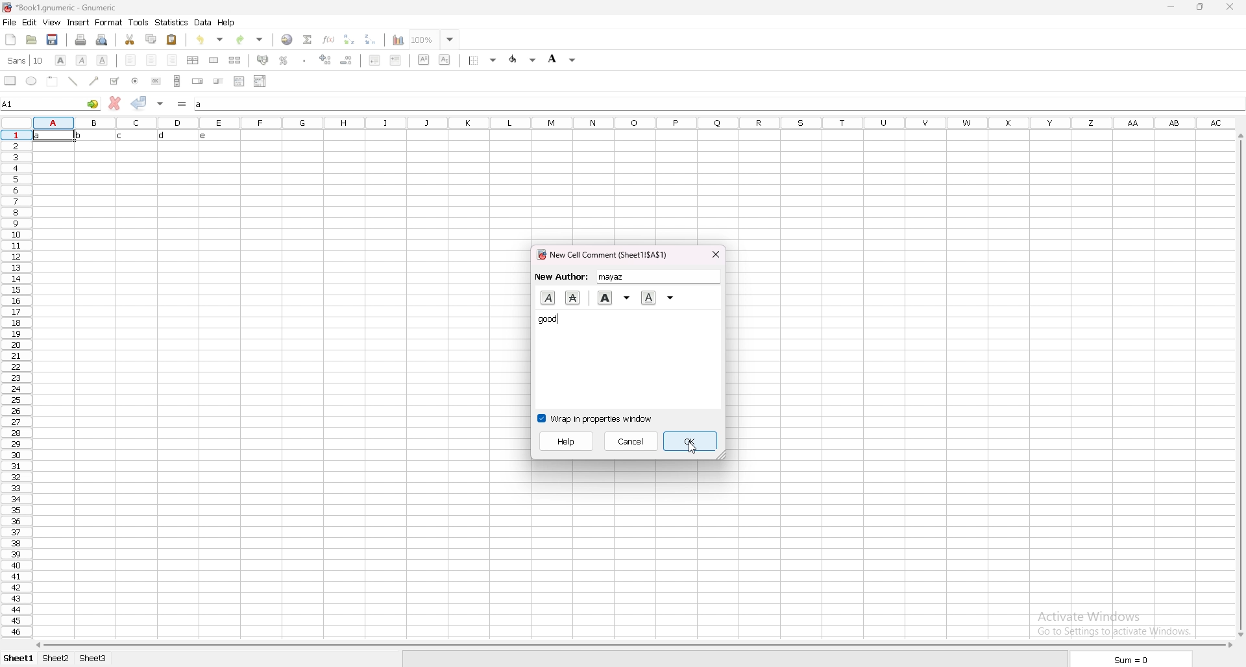  What do you see at coordinates (135, 82) in the screenshot?
I see `radio button` at bounding box center [135, 82].